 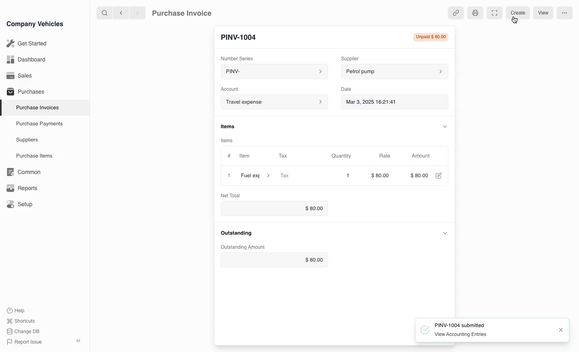 What do you see at coordinates (21, 321) in the screenshot?
I see `Shortcuts` at bounding box center [21, 321].